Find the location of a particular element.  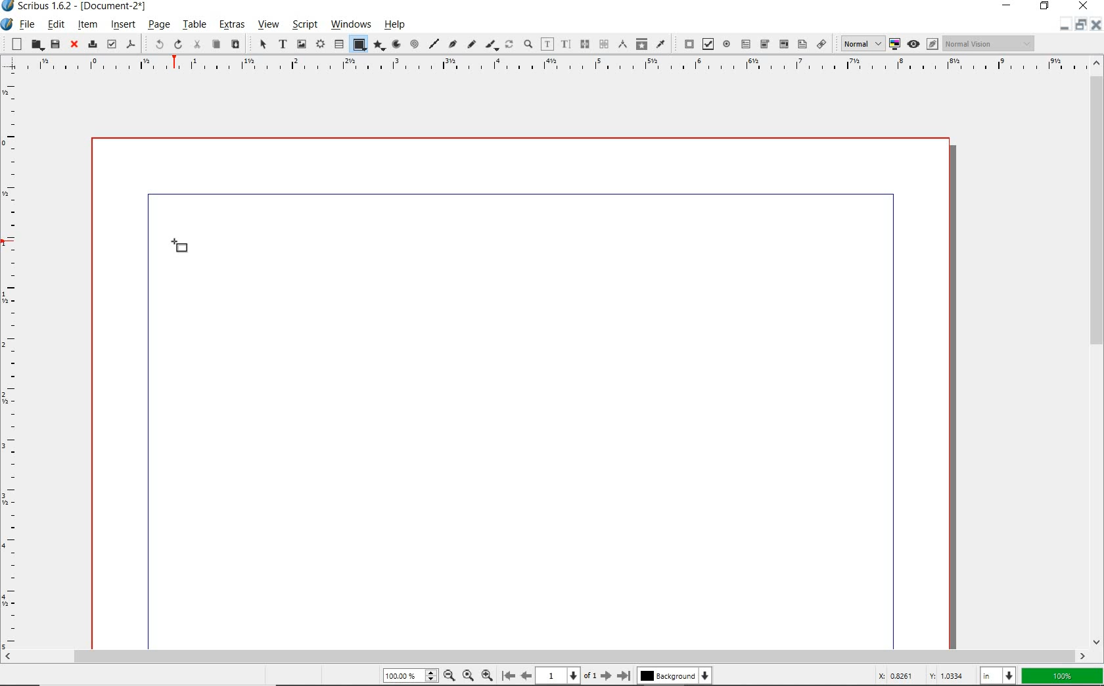

toggle color is located at coordinates (893, 45).